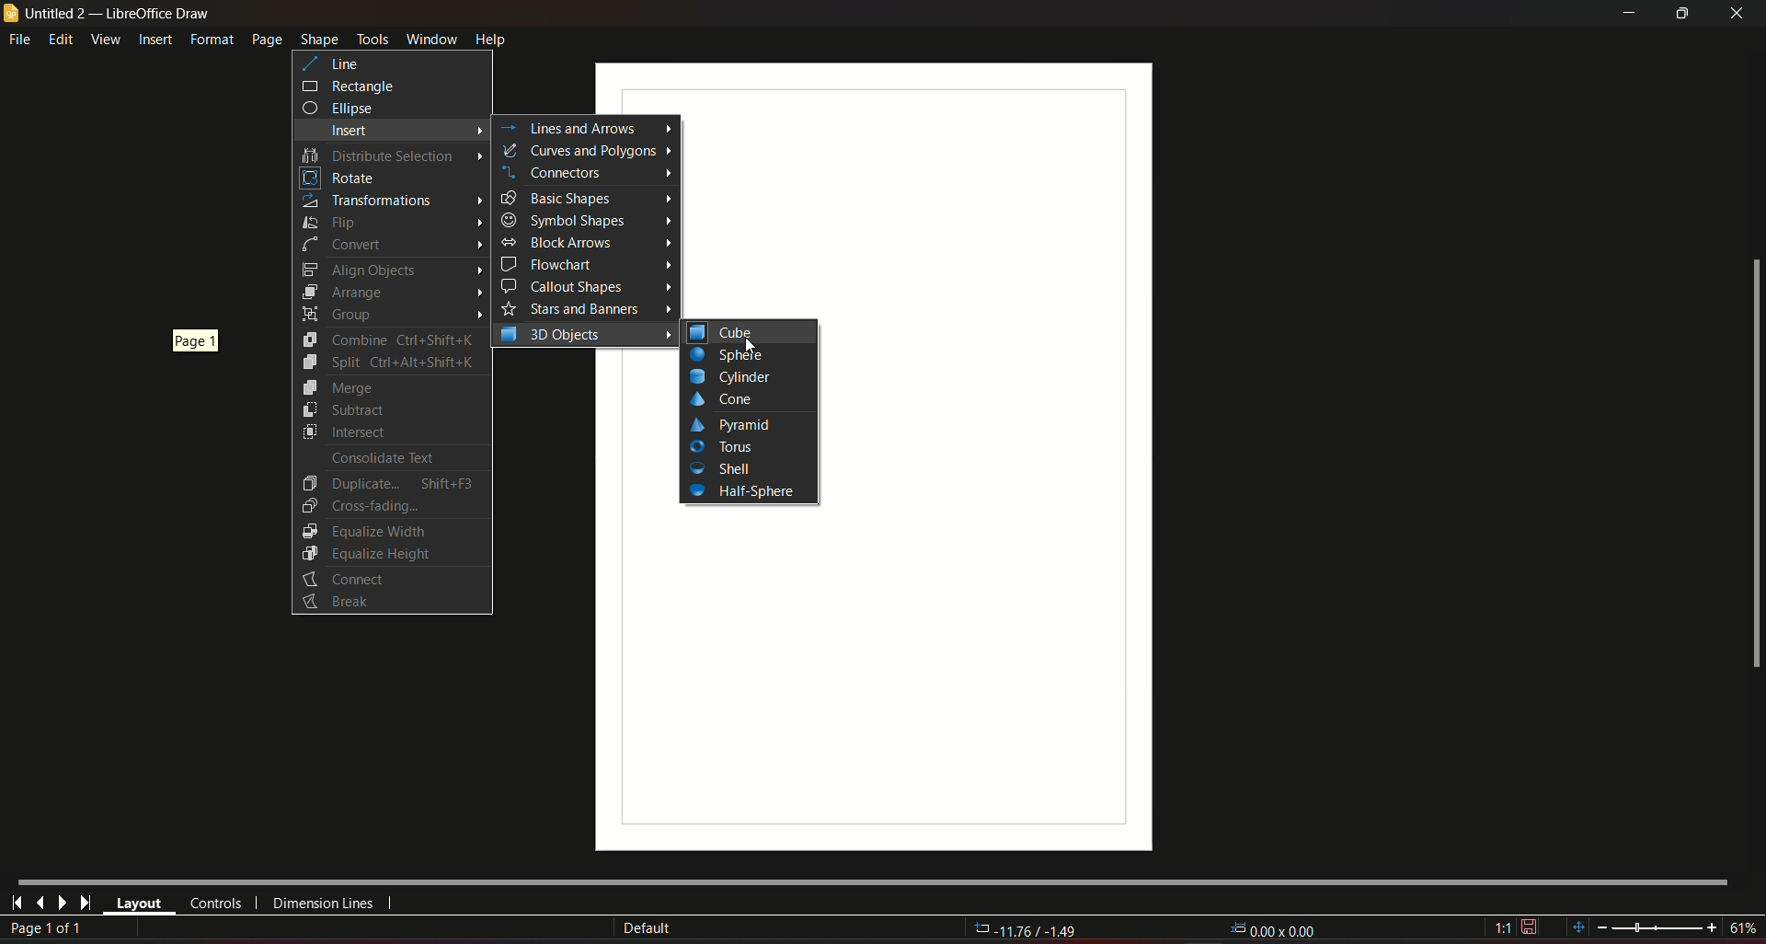 This screenshot has height=944, width=1766. I want to click on Default, so click(647, 928).